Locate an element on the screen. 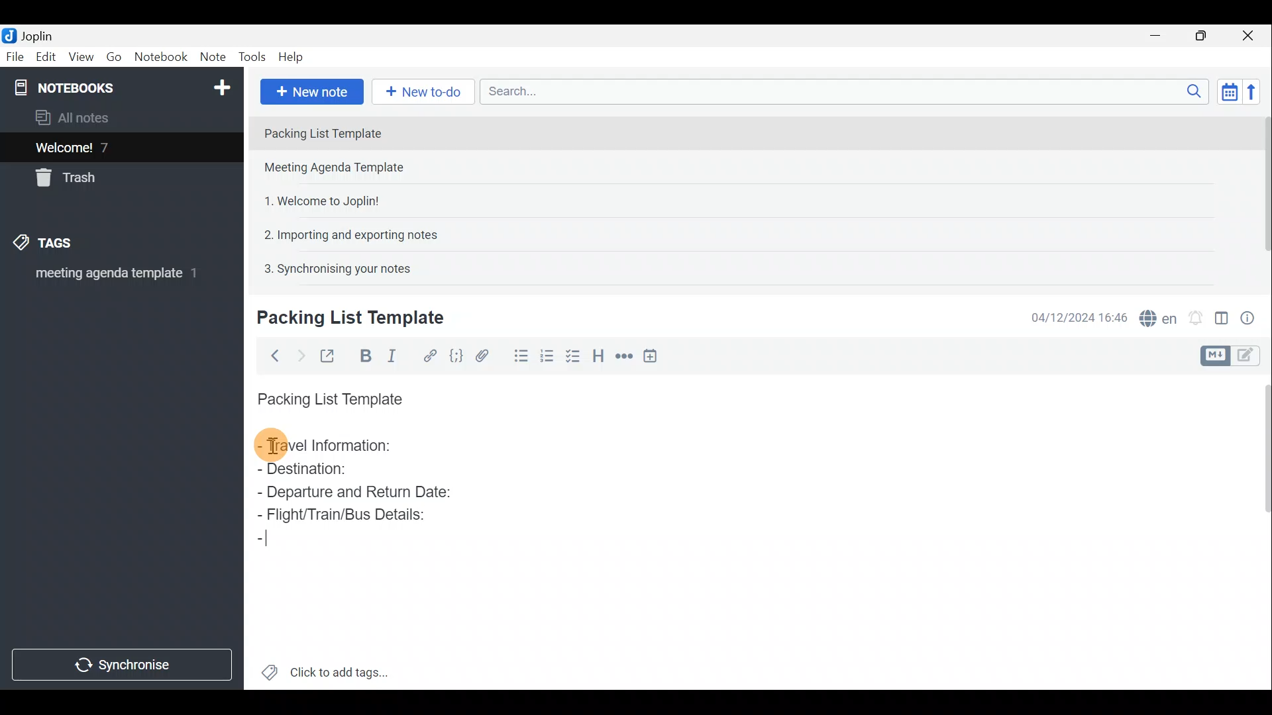 This screenshot has height=715, width=1272. Notebook is located at coordinates (120, 86).